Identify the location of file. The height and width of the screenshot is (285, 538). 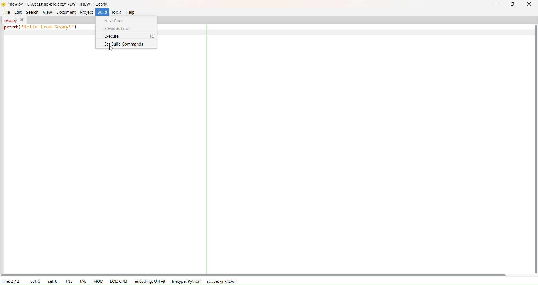
(7, 12).